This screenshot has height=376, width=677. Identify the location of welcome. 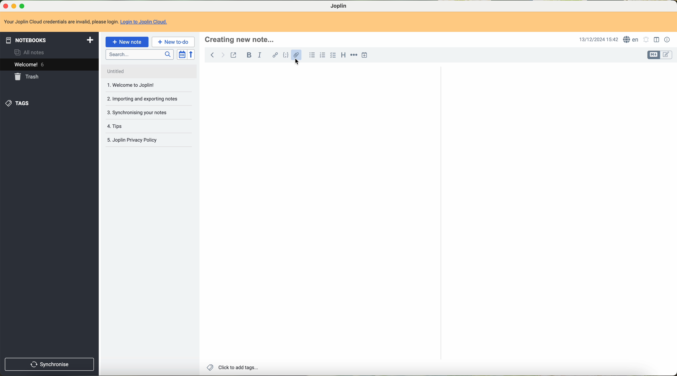
(49, 65).